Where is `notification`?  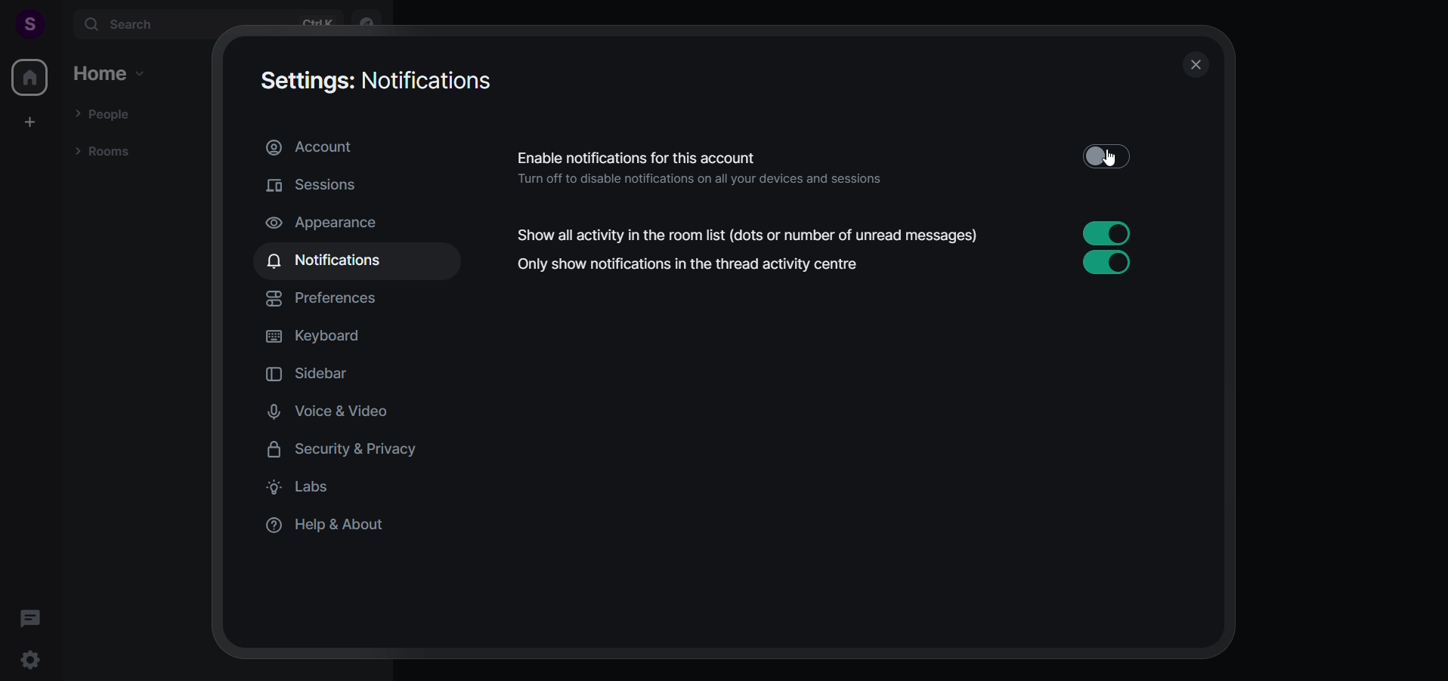
notification is located at coordinates (330, 260).